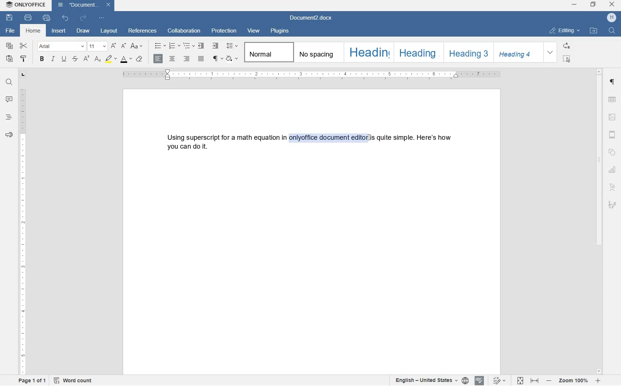 This screenshot has width=621, height=386. Describe the element at coordinates (23, 75) in the screenshot. I see `tab` at that location.